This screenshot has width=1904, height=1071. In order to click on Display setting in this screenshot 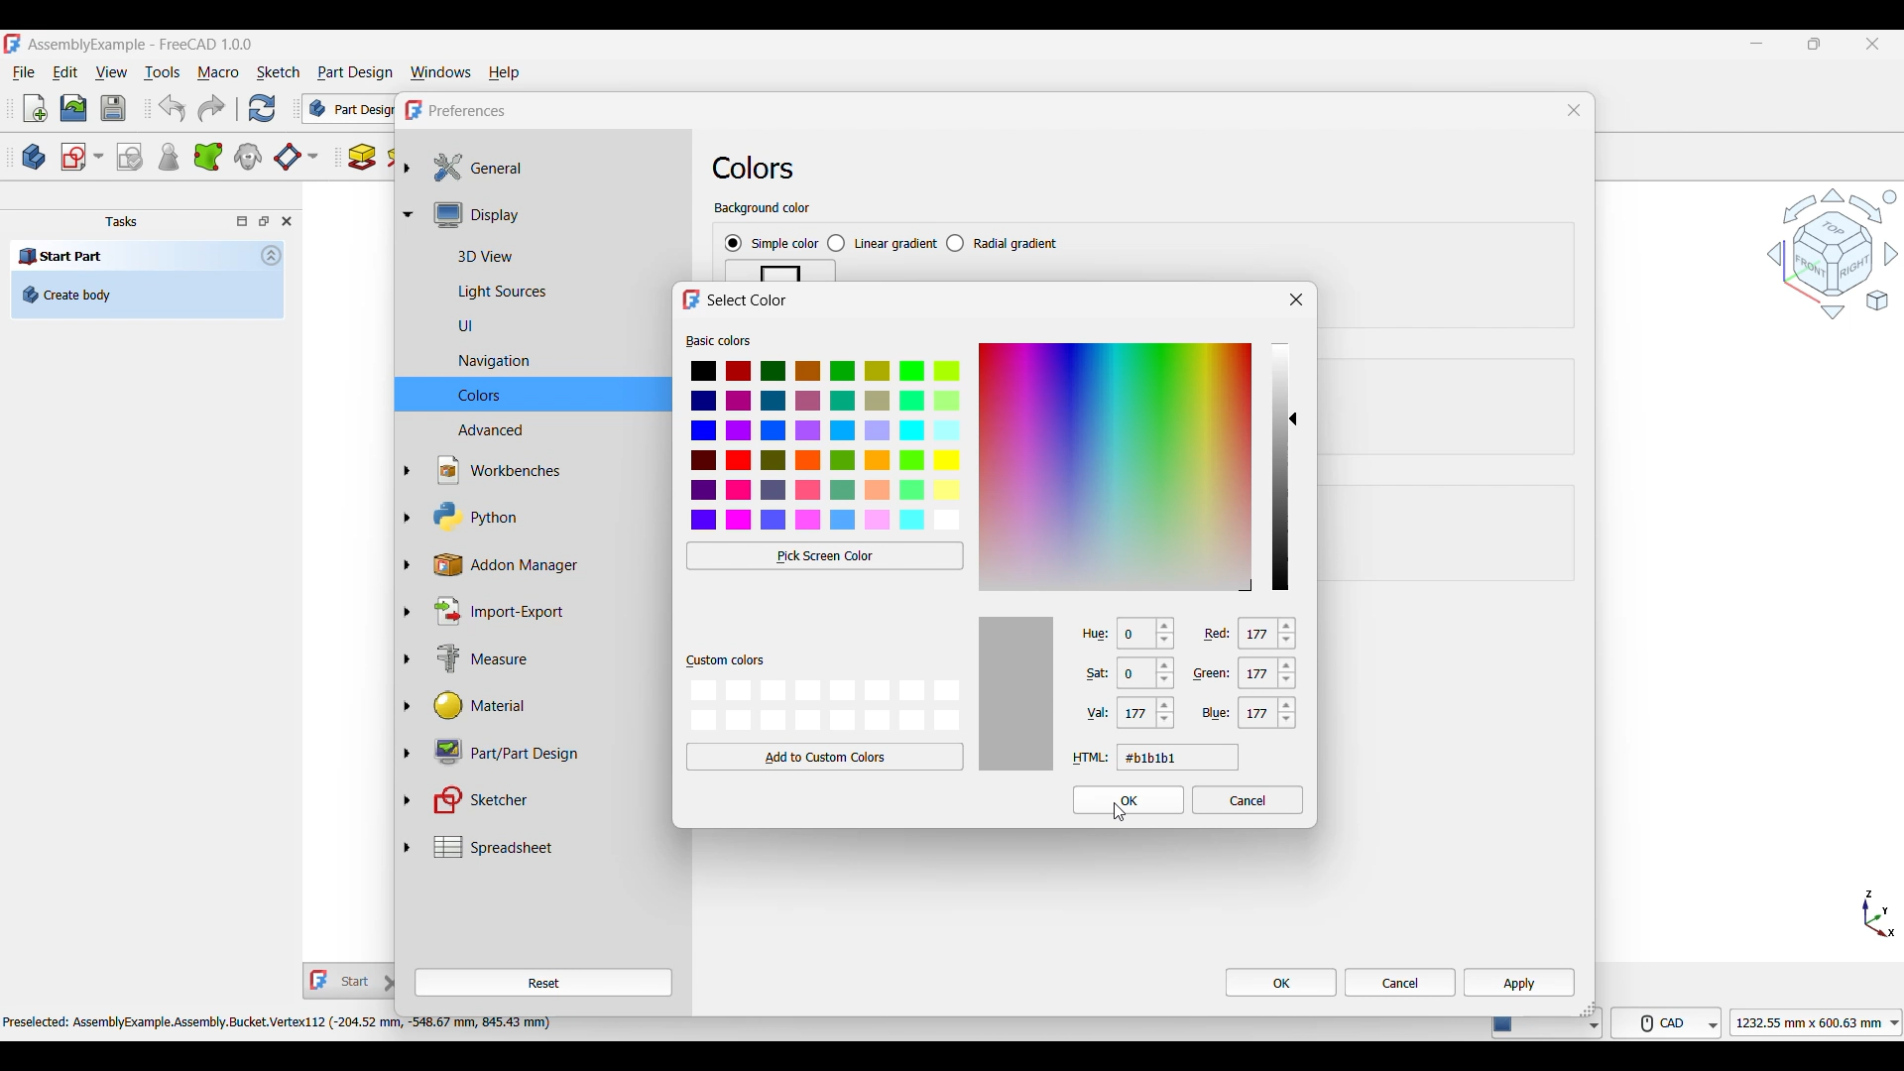, I will do `click(553, 214)`.